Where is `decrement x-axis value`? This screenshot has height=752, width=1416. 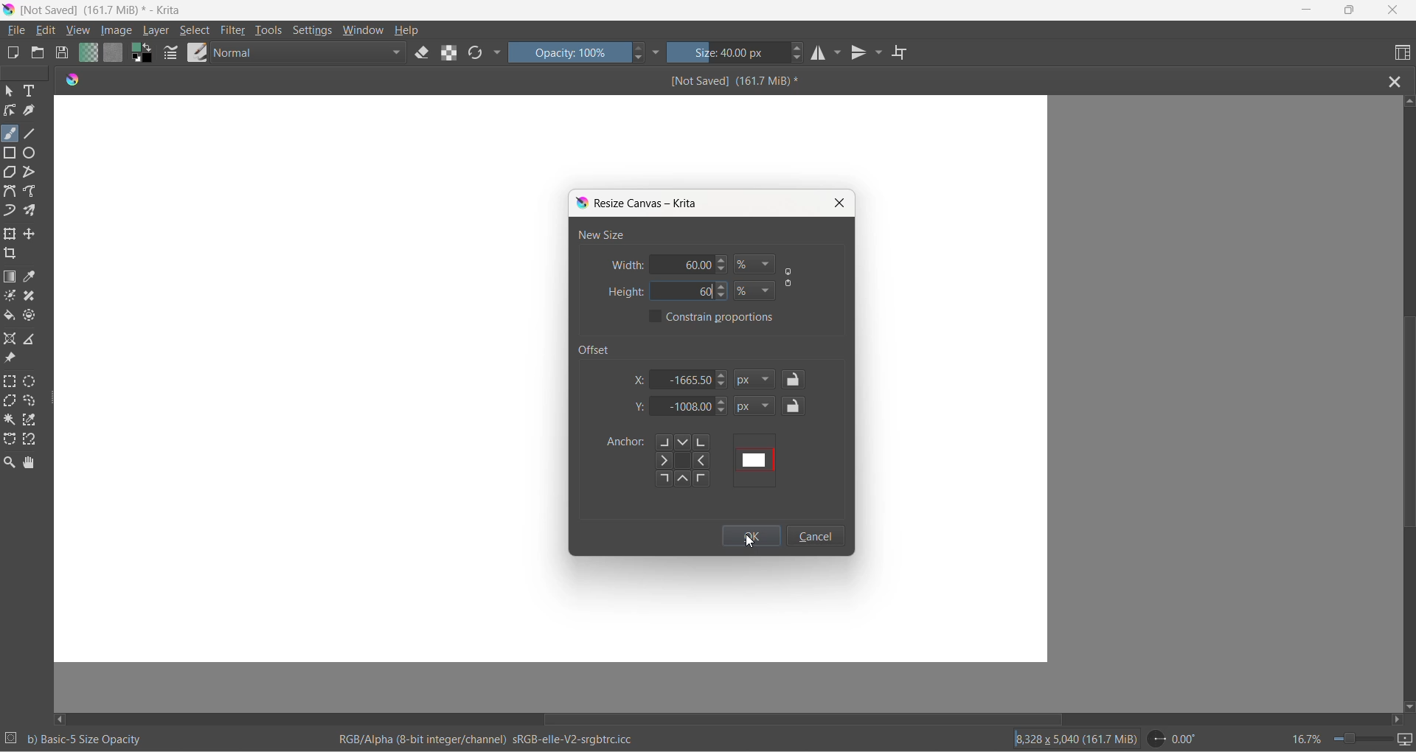
decrement x-axis value is located at coordinates (722, 386).